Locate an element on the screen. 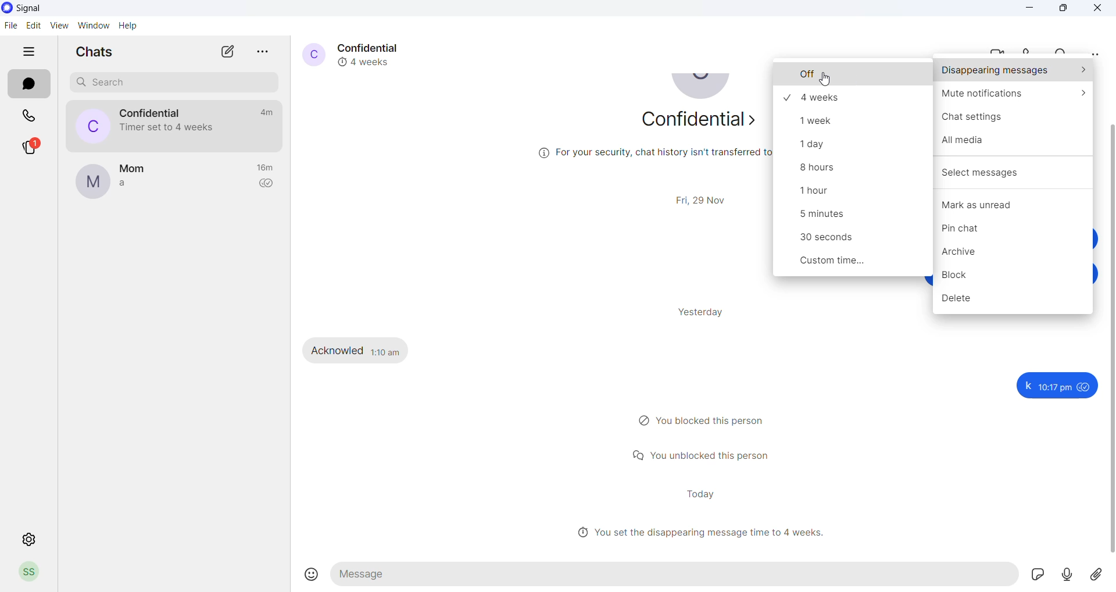 The height and width of the screenshot is (592, 1116). last message timeframe is located at coordinates (267, 168).